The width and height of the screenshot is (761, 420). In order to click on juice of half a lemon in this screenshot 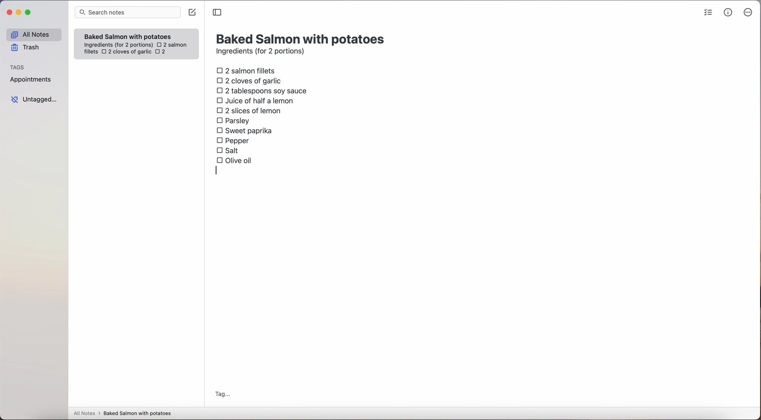, I will do `click(257, 100)`.